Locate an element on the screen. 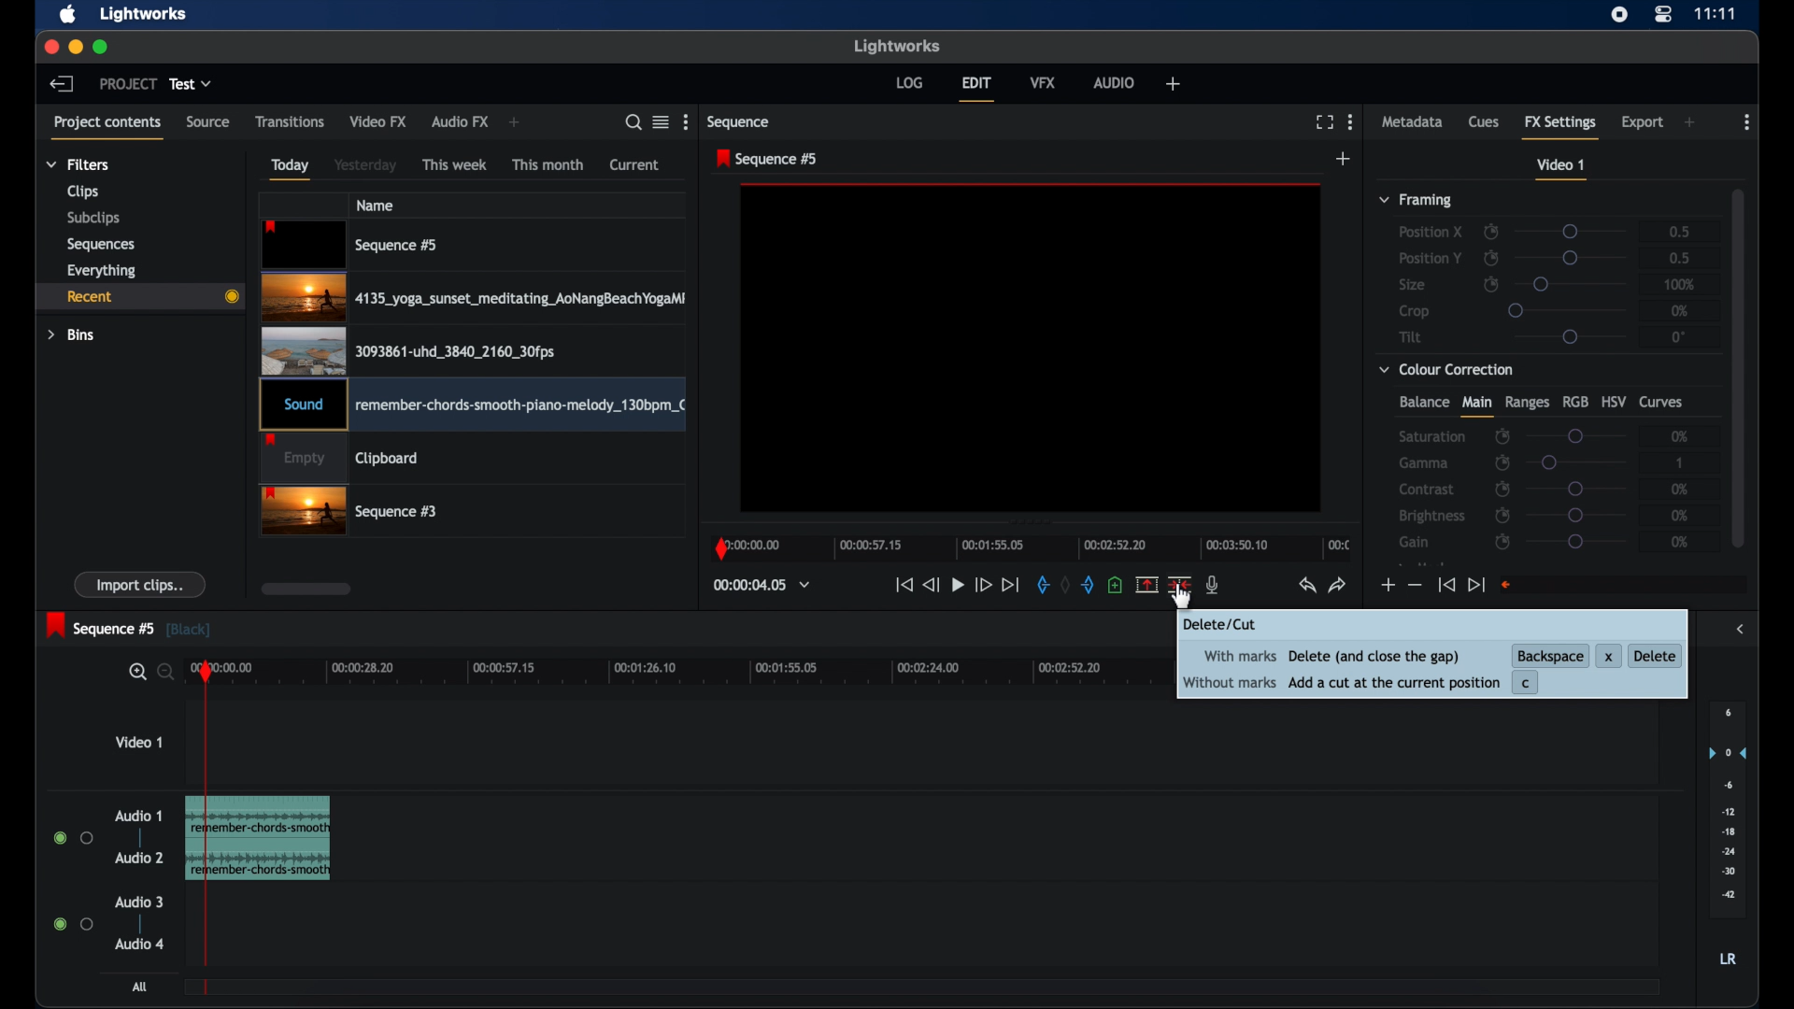 The width and height of the screenshot is (1794, 1009). video clip is located at coordinates (473, 298).